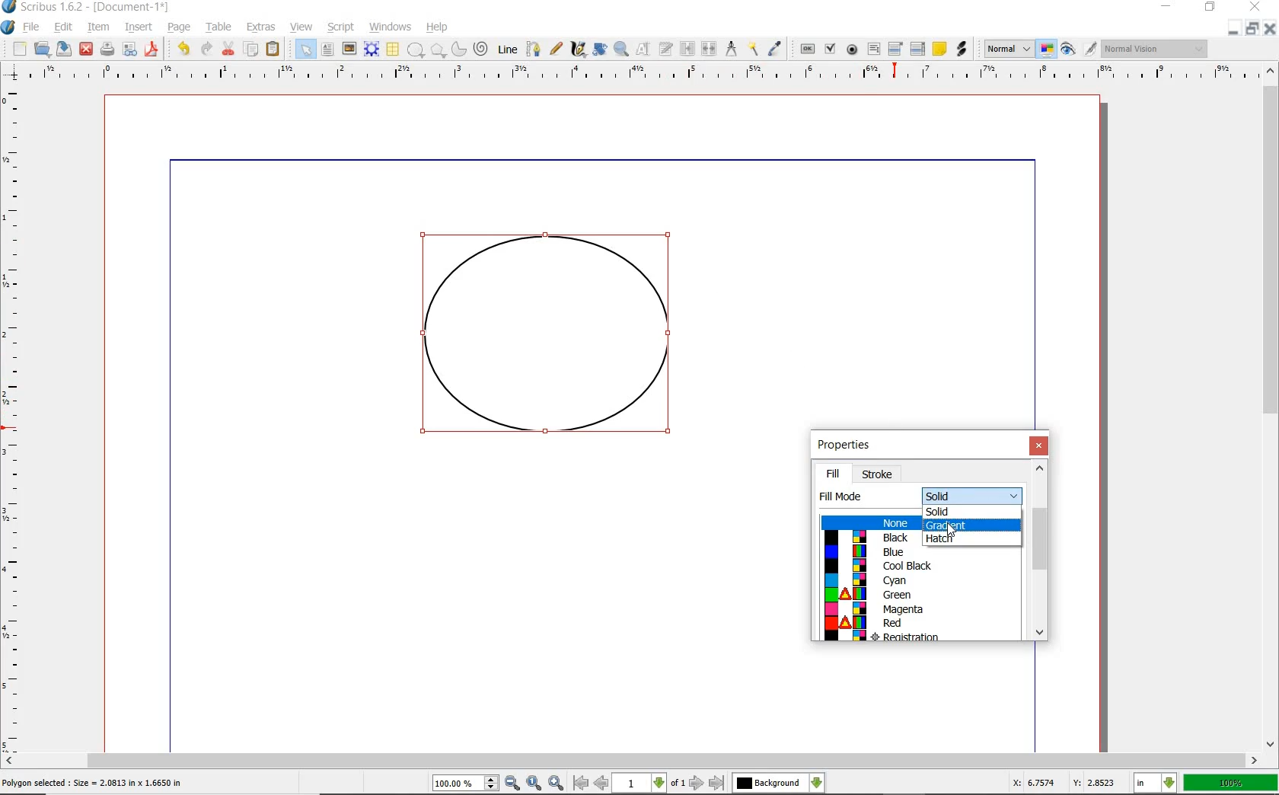 This screenshot has width=1279, height=795. What do you see at coordinates (598, 48) in the screenshot?
I see `ROTATE ITEM` at bounding box center [598, 48].